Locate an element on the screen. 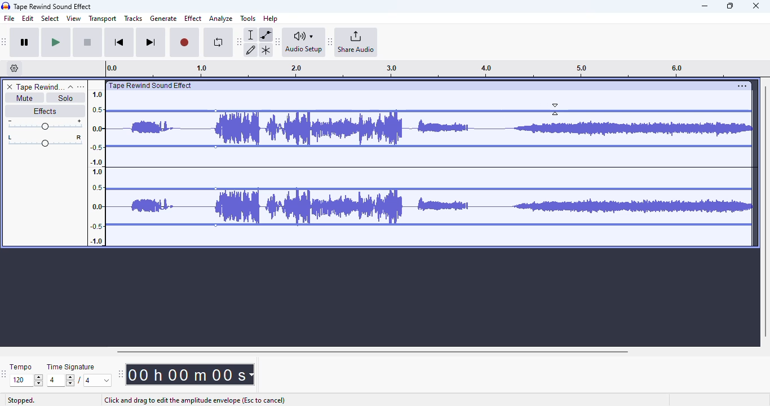 This screenshot has width=770, height=406. view is located at coordinates (74, 19).